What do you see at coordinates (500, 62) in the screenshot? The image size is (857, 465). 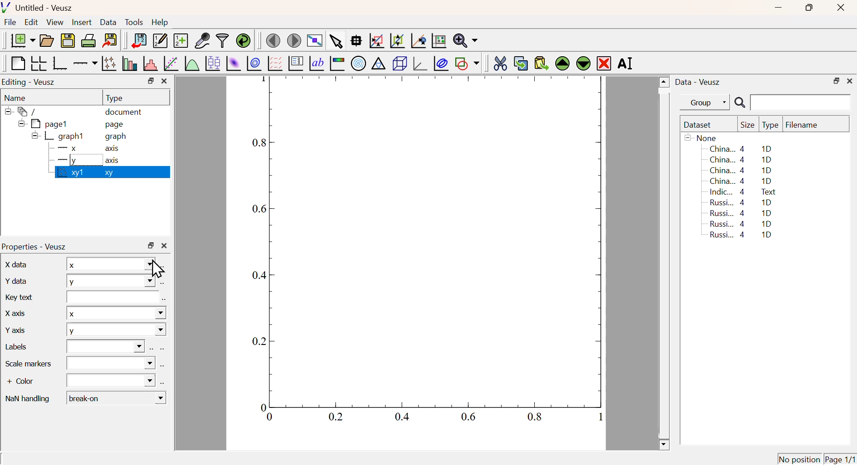 I see `Cut` at bounding box center [500, 62].